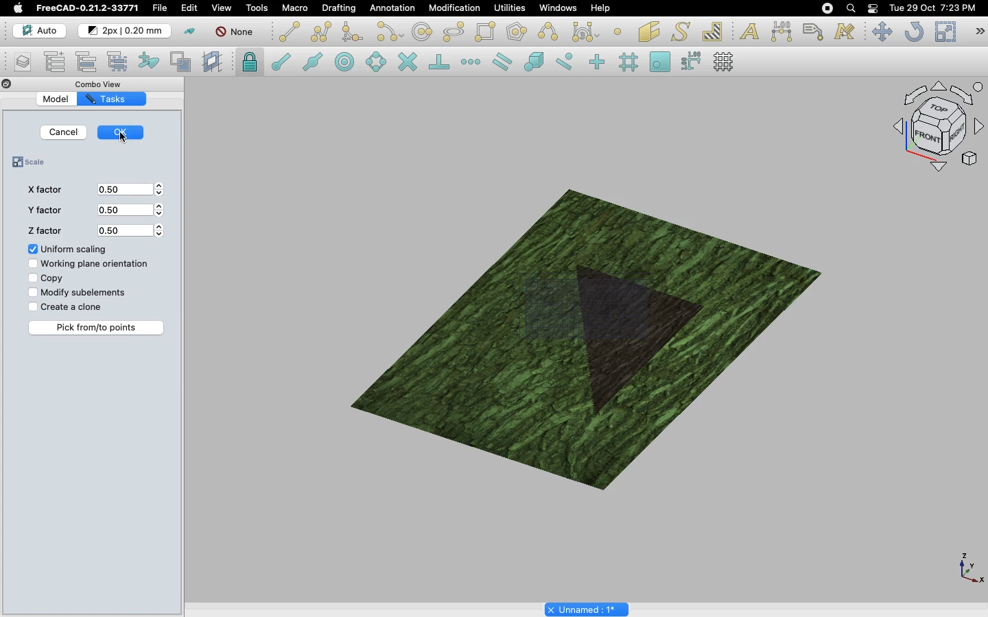 The image size is (988, 617). I want to click on File, so click(161, 8).